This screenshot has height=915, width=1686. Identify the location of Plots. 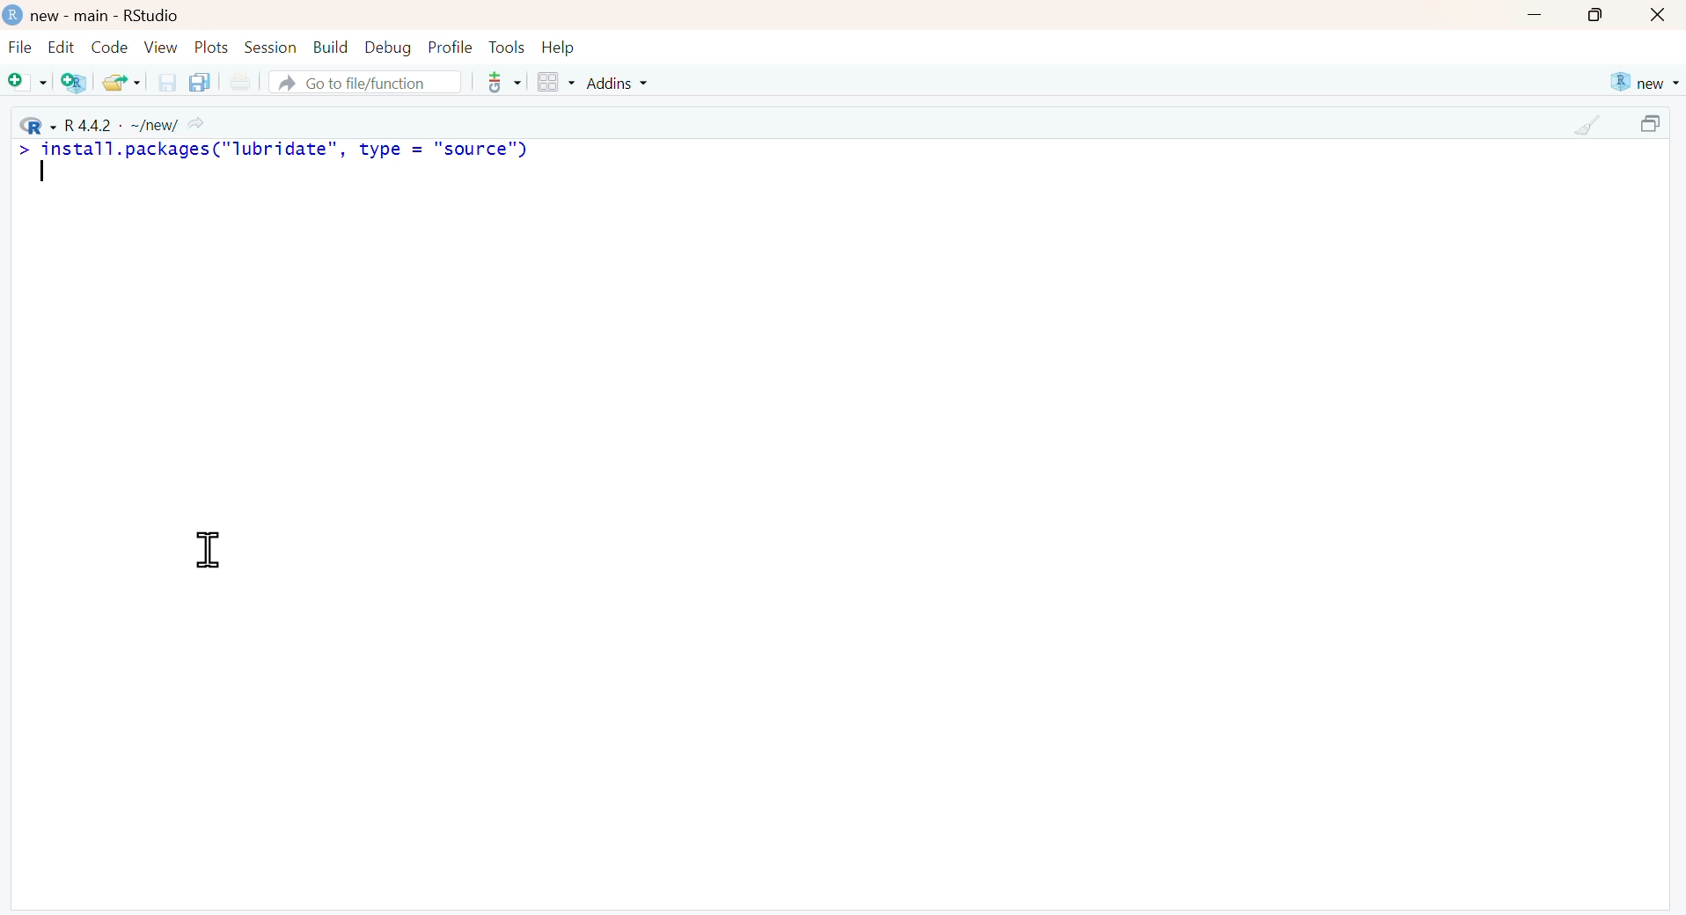
(212, 47).